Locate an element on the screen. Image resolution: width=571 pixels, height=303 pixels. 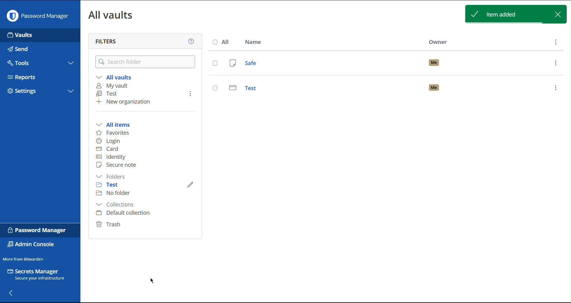
More from Bitwarden is located at coordinates (24, 258).